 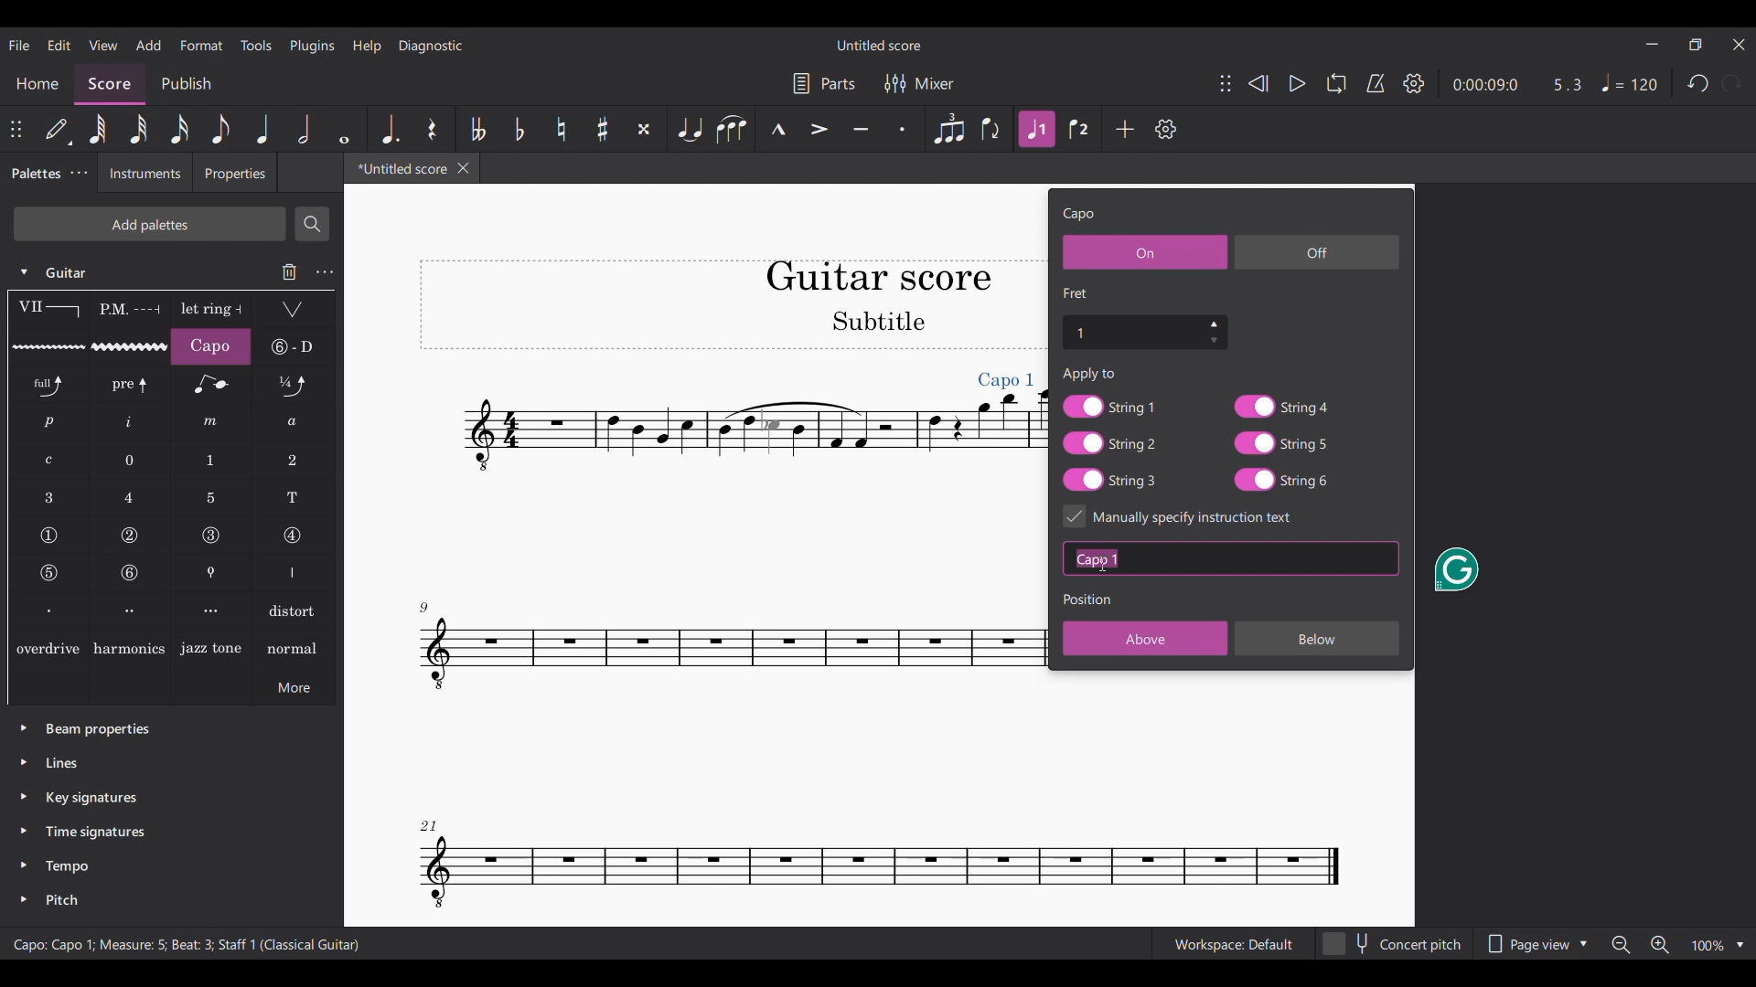 What do you see at coordinates (212, 573) in the screenshot?
I see `Thumb position` at bounding box center [212, 573].